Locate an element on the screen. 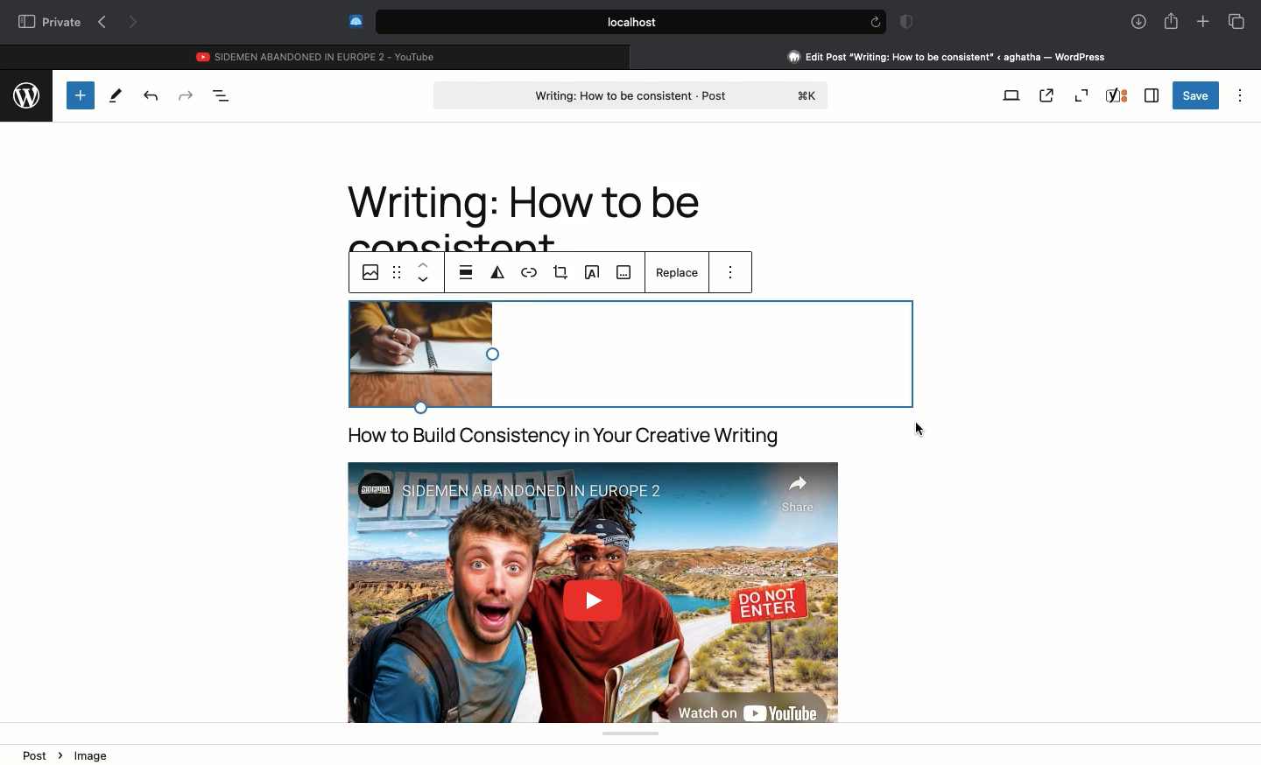 The height and width of the screenshot is (765, 1261). refresh is located at coordinates (874, 22).